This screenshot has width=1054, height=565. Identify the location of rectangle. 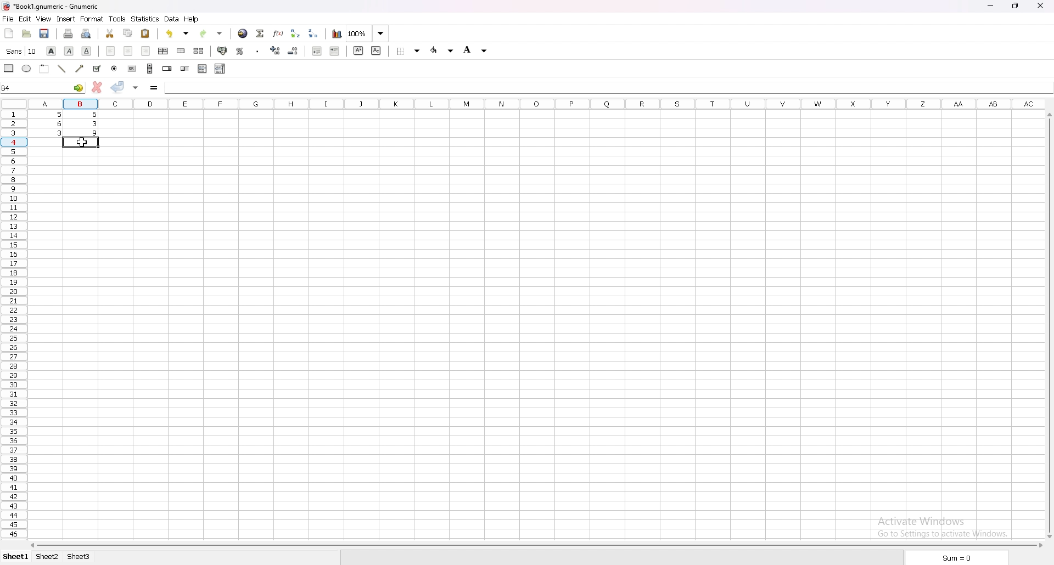
(8, 68).